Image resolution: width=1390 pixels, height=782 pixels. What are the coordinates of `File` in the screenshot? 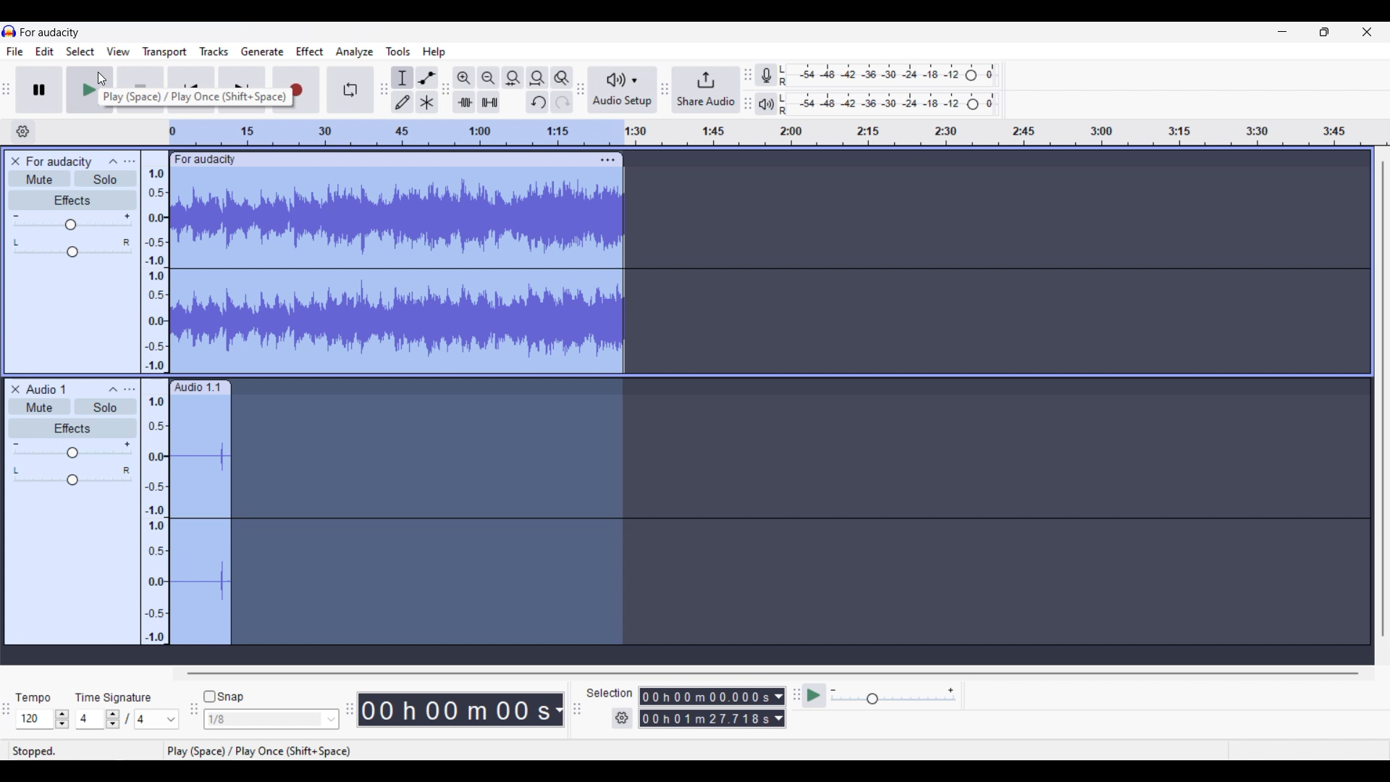 It's located at (14, 51).